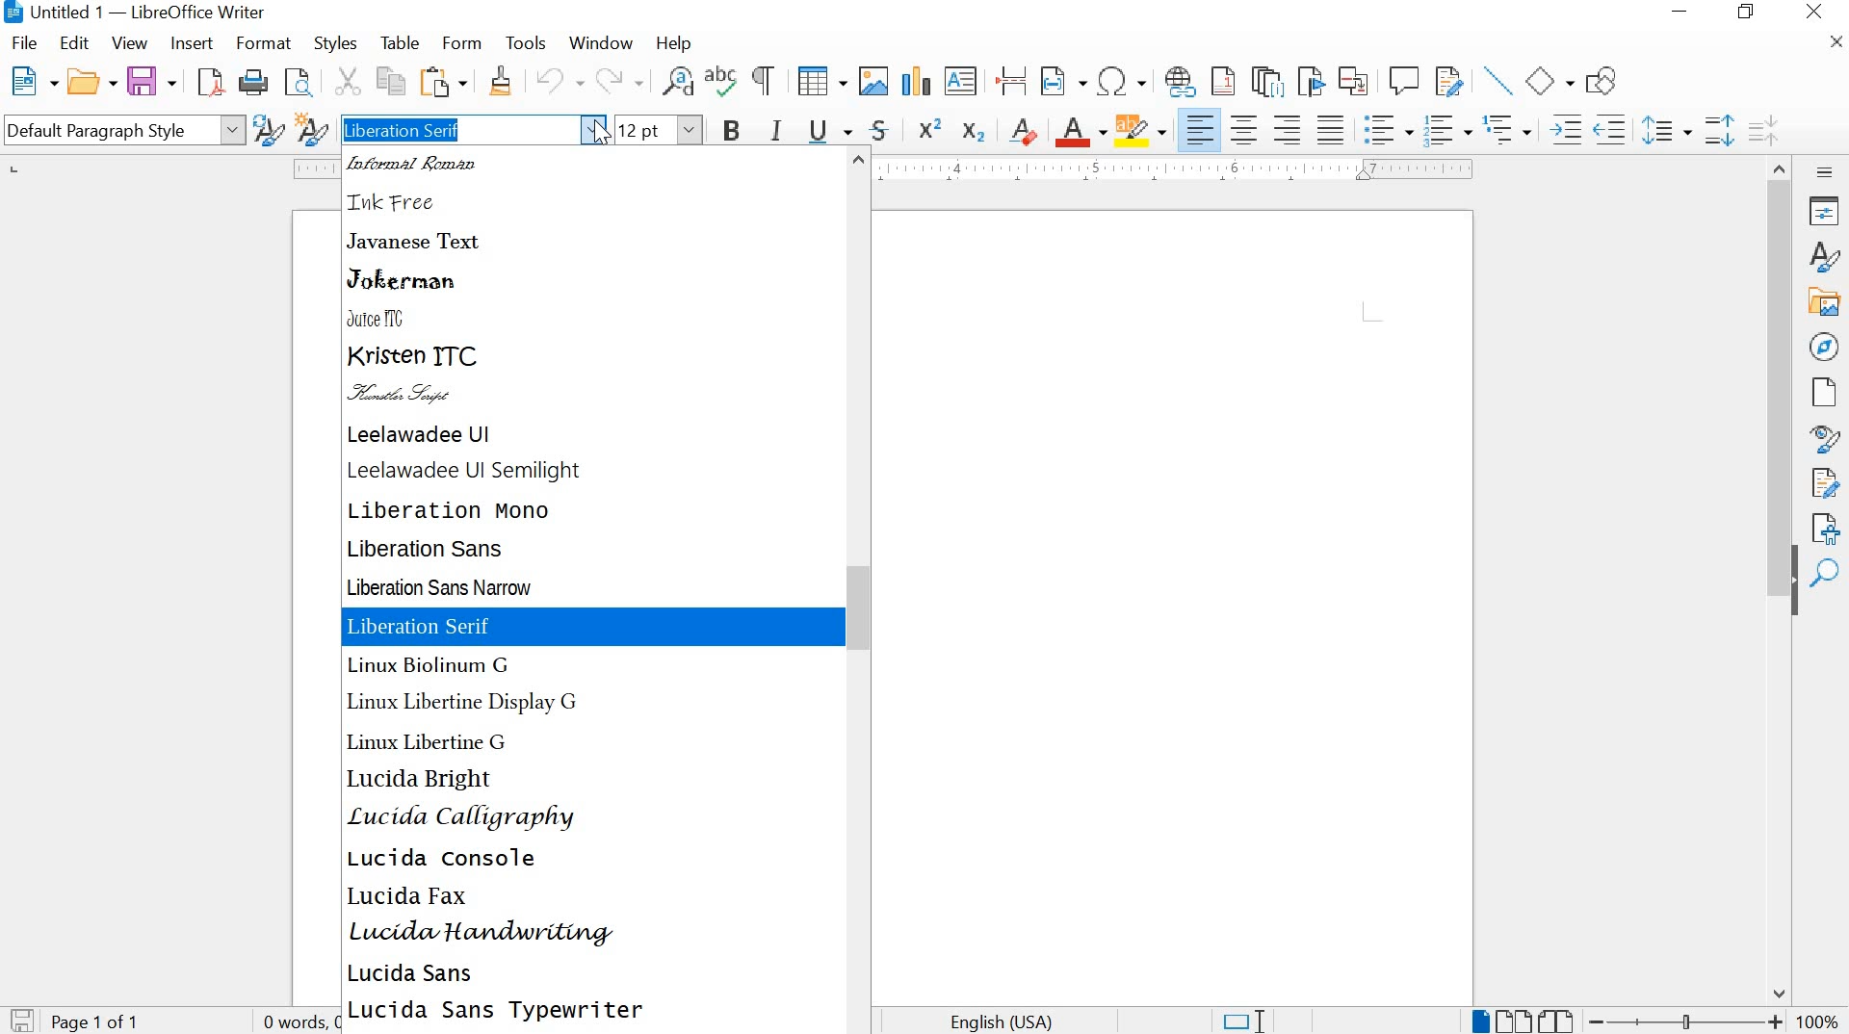 This screenshot has height=1034, width=1849. Describe the element at coordinates (1550, 79) in the screenshot. I see `BASIC SHAPES` at that location.